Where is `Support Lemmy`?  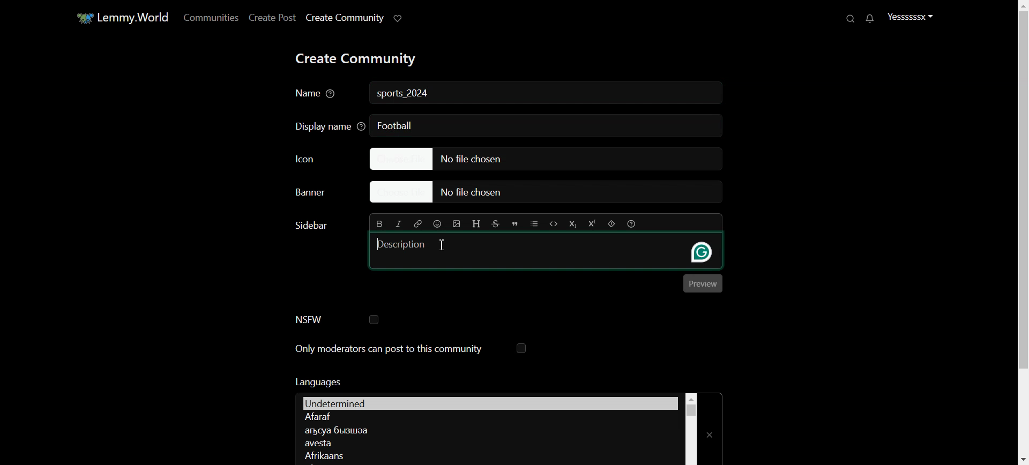 Support Lemmy is located at coordinates (399, 18).